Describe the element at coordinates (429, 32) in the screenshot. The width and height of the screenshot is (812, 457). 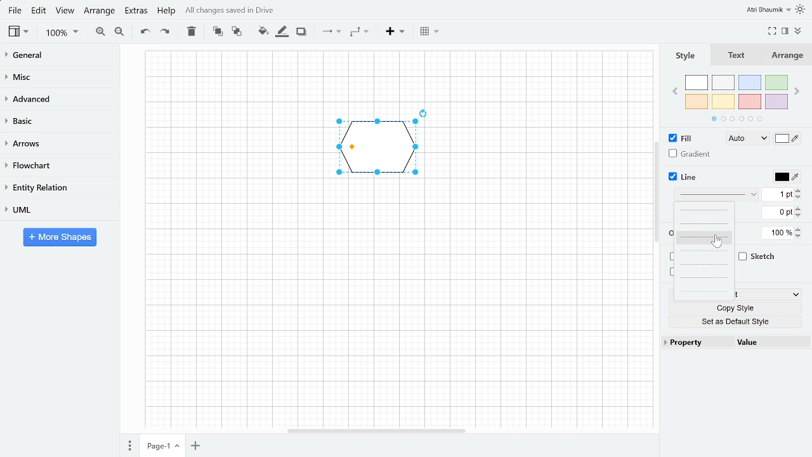
I see `Table` at that location.